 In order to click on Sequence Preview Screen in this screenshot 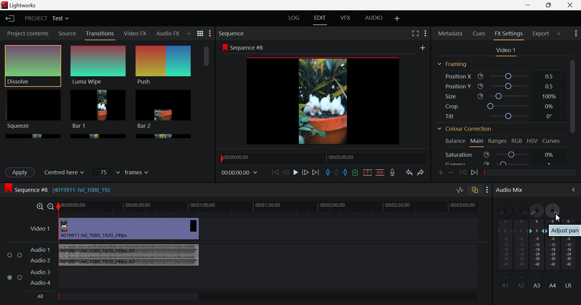, I will do `click(324, 95)`.